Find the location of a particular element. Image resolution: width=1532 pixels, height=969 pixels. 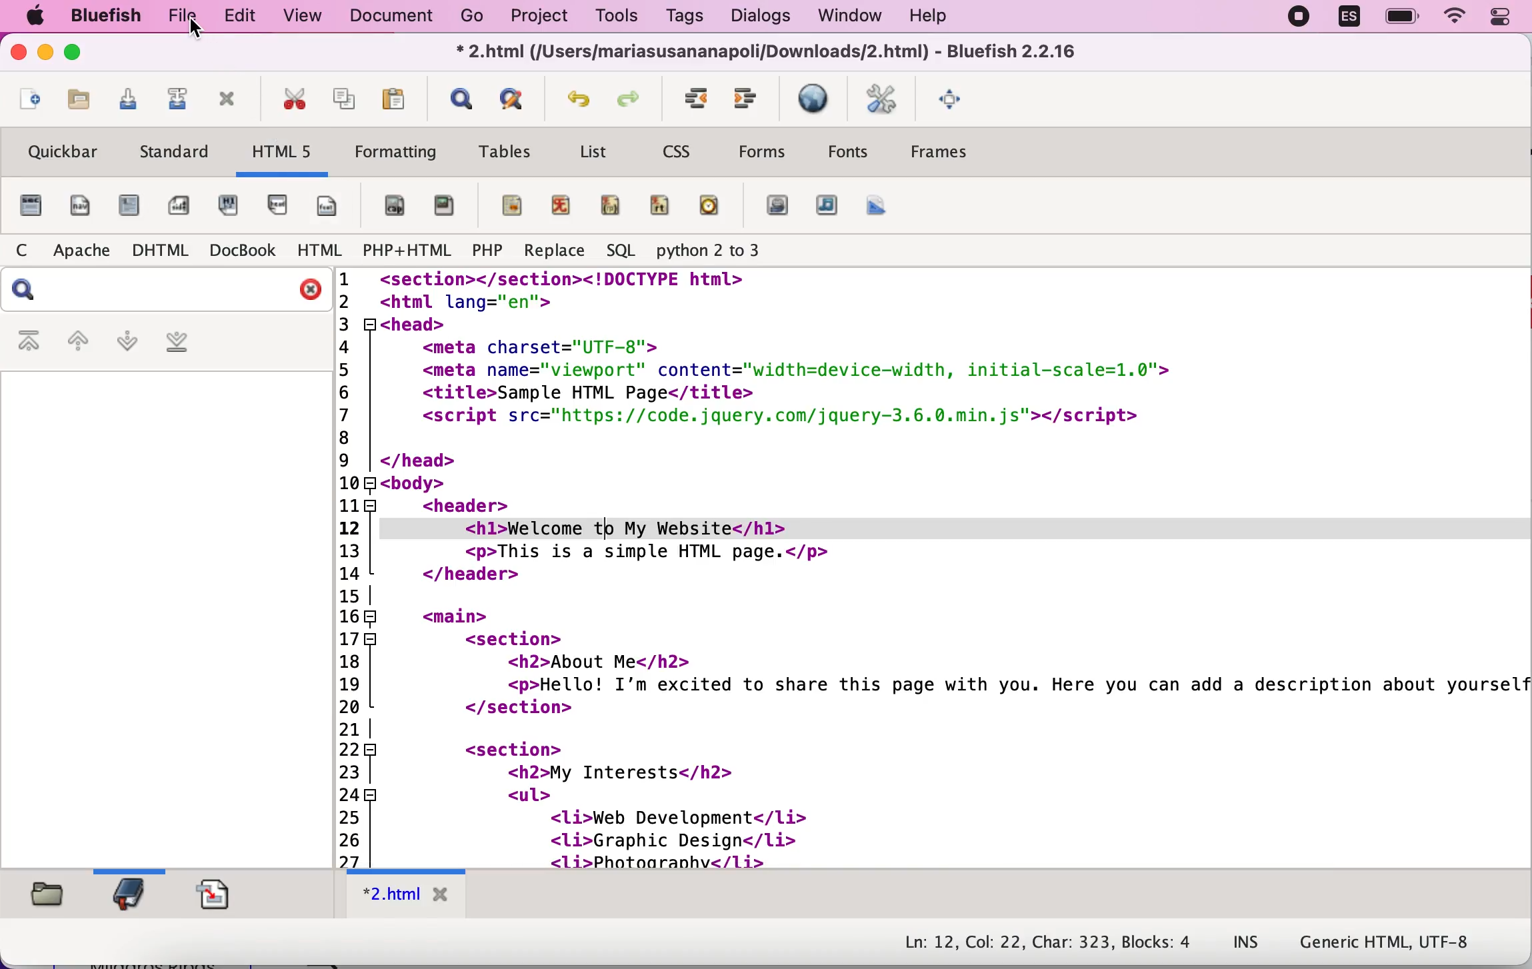

audio is located at coordinates (827, 208).